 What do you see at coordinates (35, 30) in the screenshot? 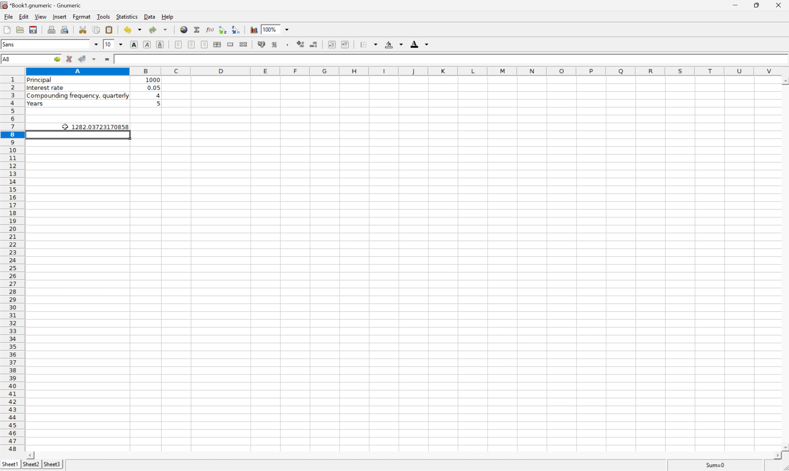
I see `save current workbook` at bounding box center [35, 30].